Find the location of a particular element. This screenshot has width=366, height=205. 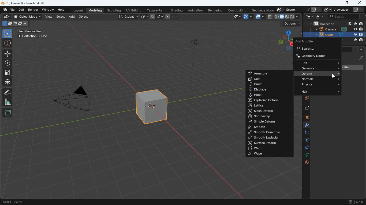

select is located at coordinates (8, 33).